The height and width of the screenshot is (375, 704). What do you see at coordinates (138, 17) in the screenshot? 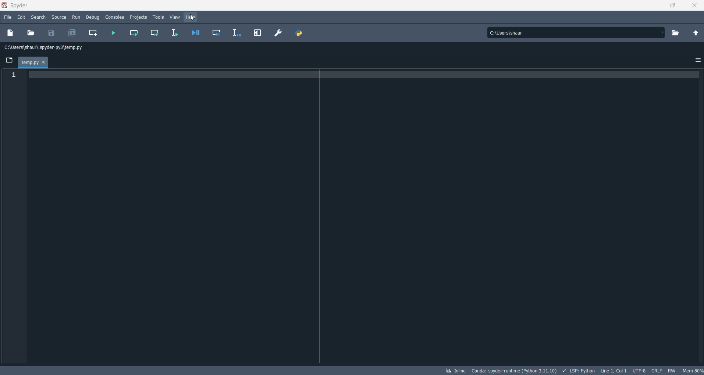
I see `projects` at bounding box center [138, 17].